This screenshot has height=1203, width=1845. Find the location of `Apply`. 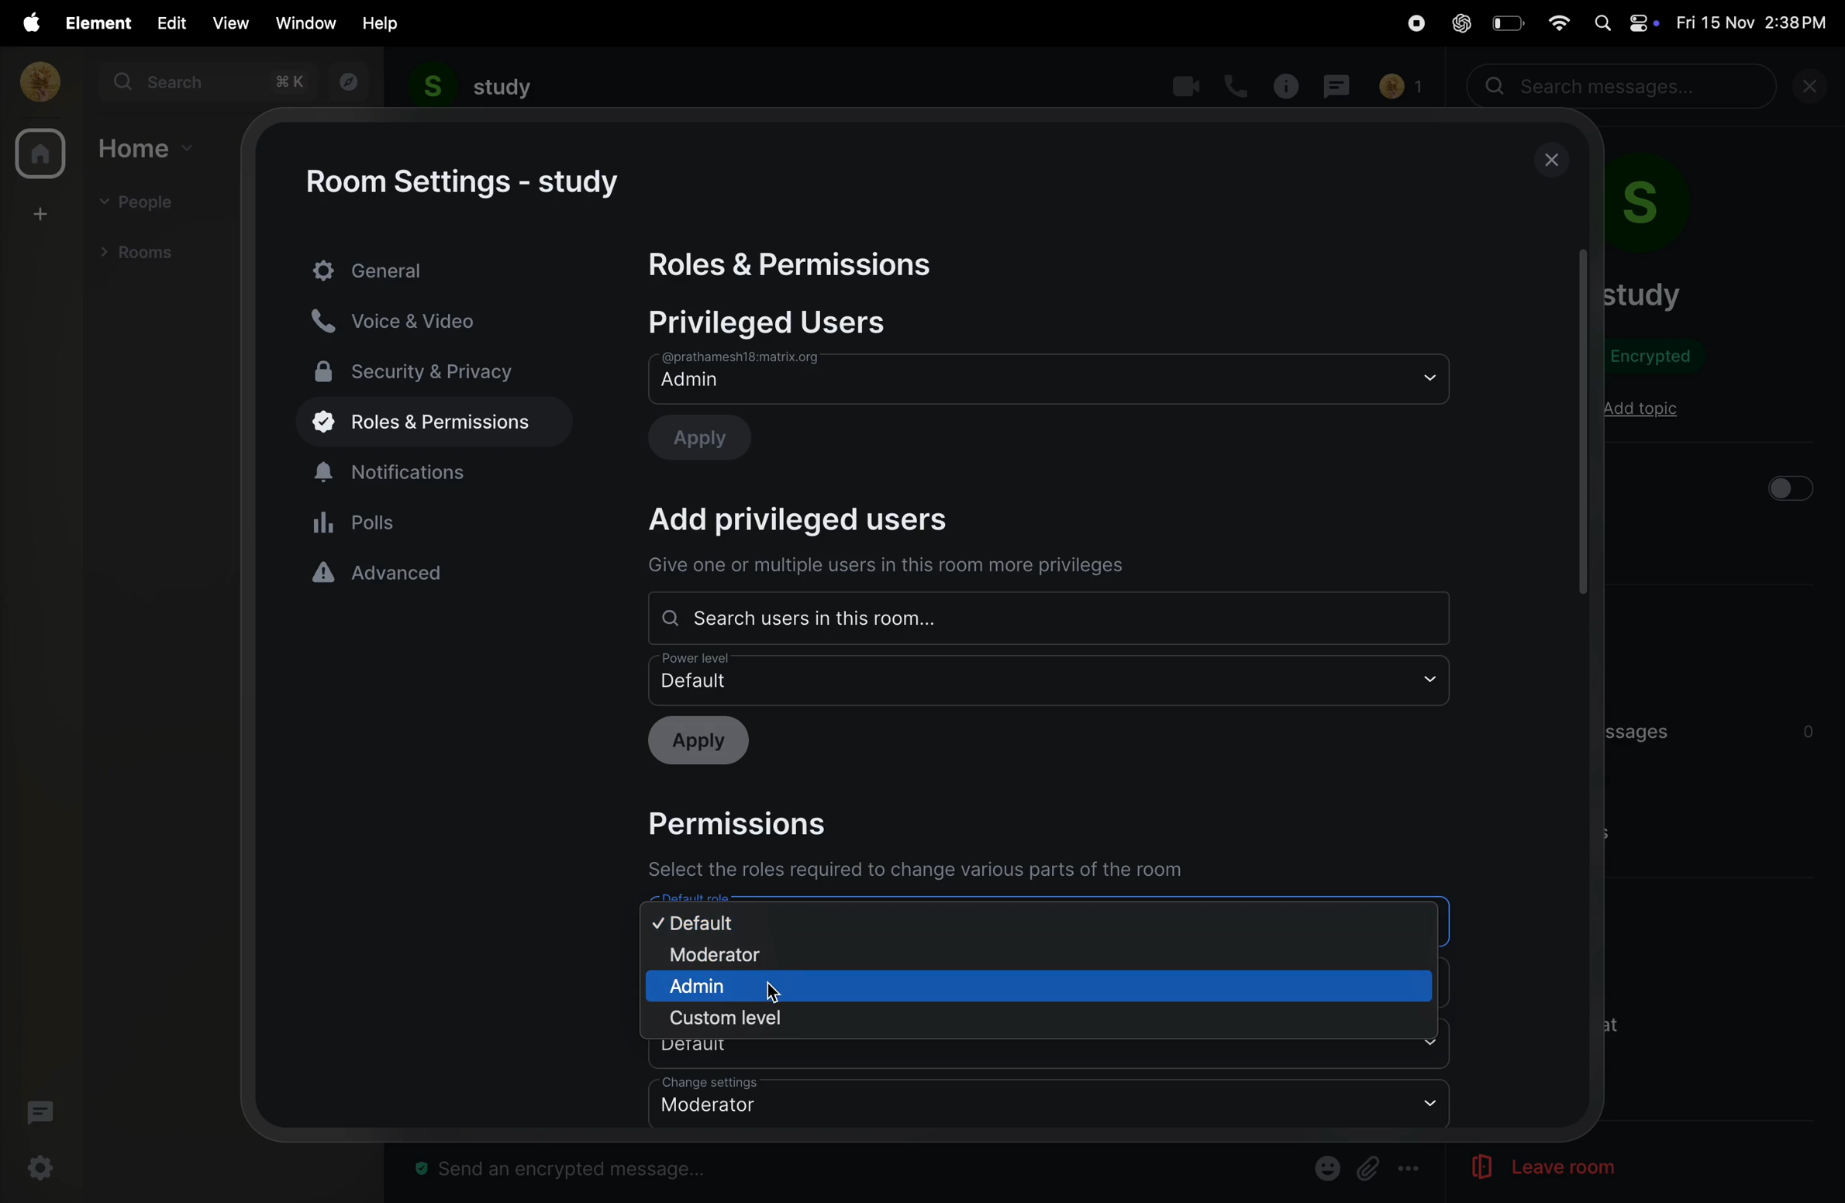

Apply is located at coordinates (707, 743).